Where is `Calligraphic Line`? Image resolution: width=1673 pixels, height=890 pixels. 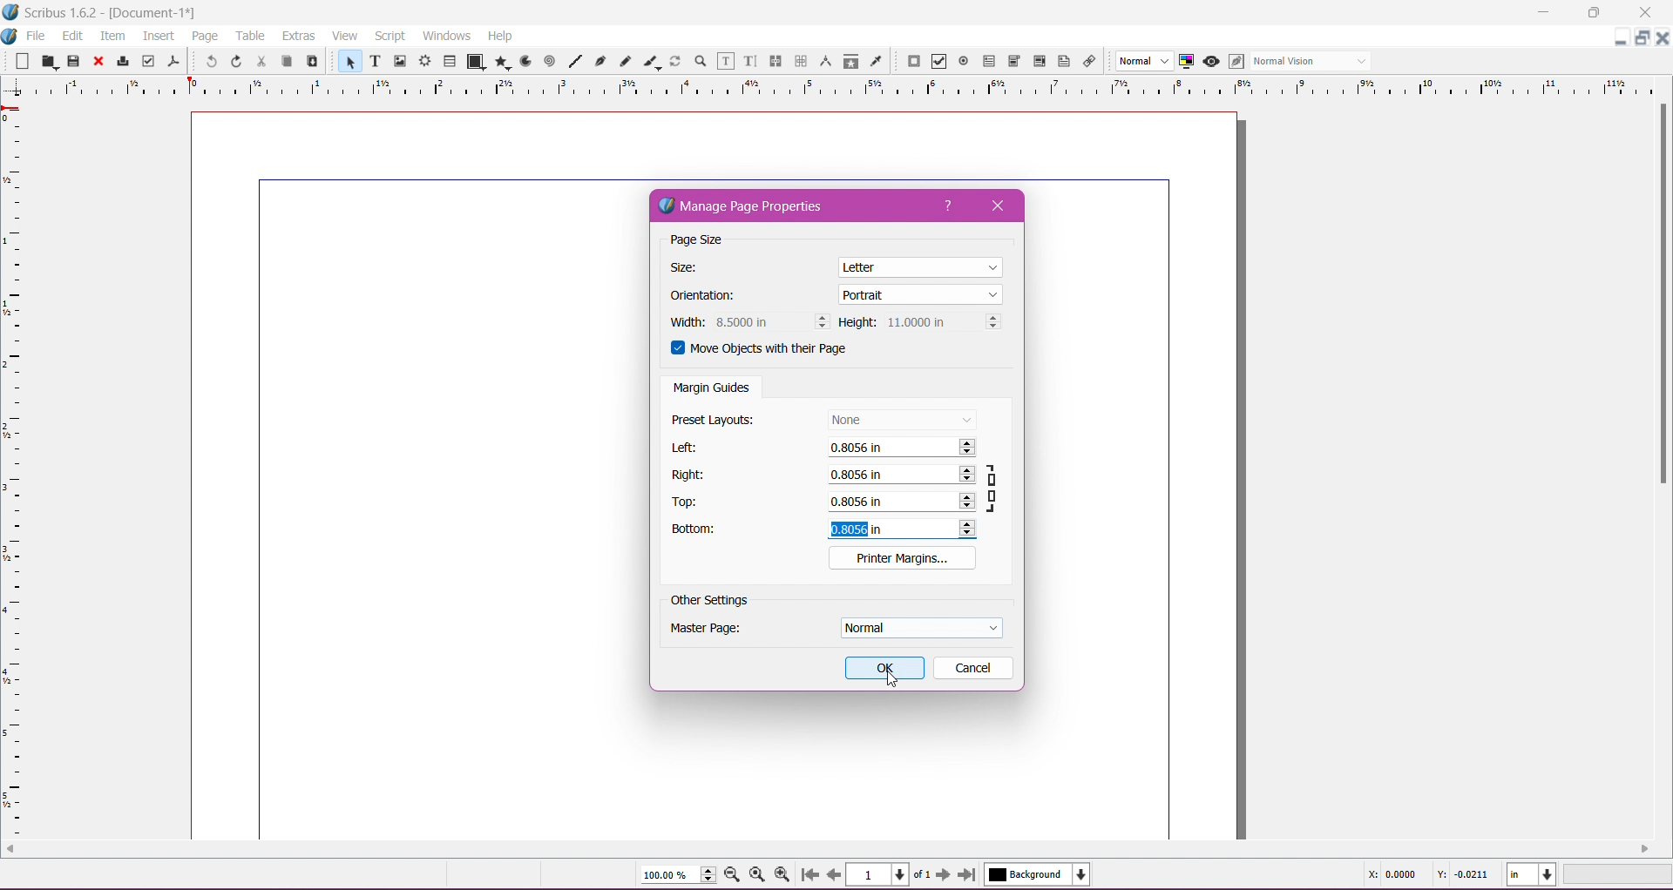 Calligraphic Line is located at coordinates (650, 61).